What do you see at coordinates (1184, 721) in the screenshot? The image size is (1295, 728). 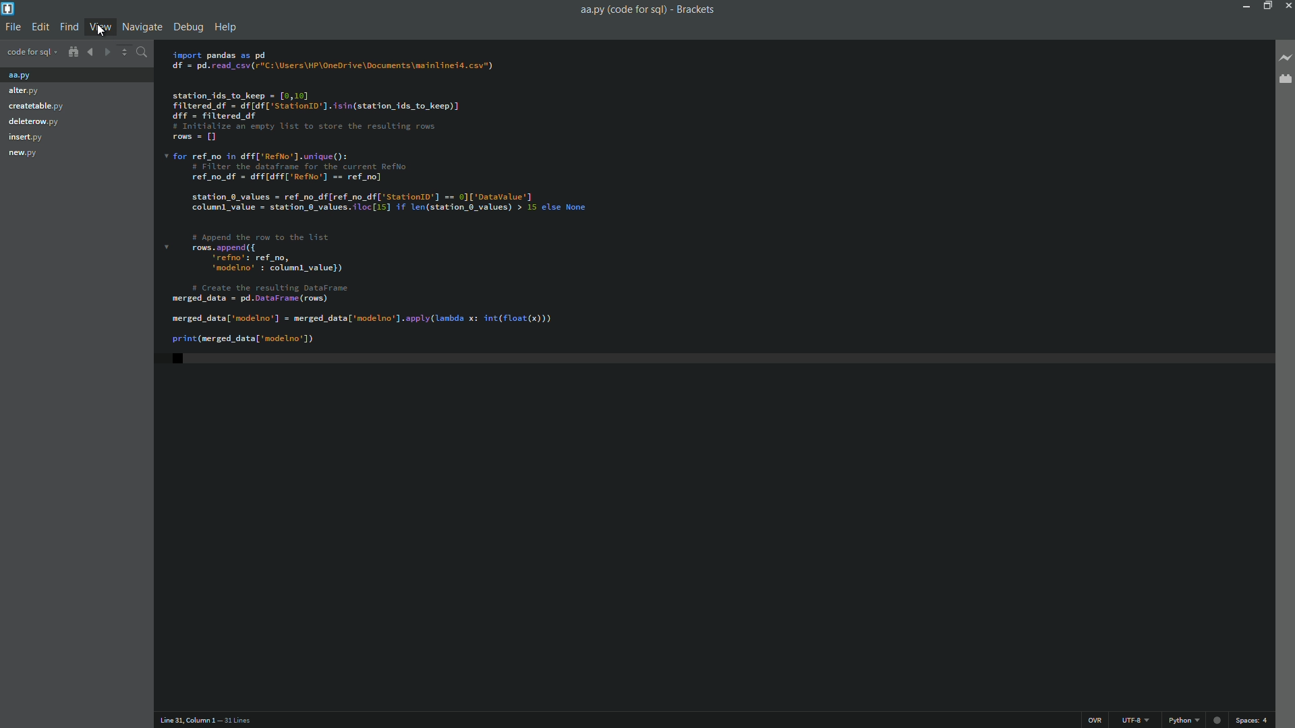 I see `change file format button` at bounding box center [1184, 721].